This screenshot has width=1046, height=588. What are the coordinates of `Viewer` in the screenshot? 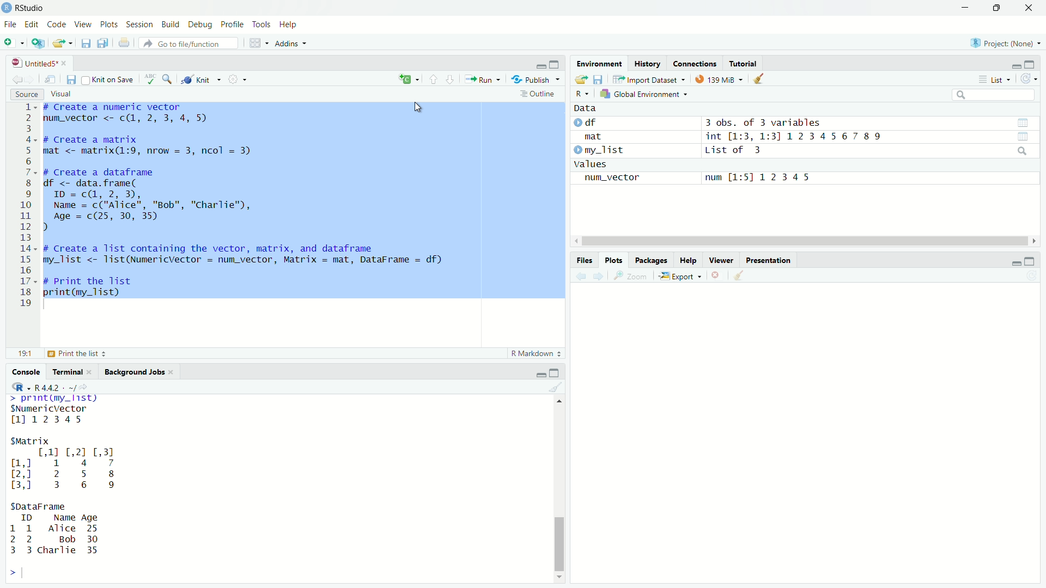 It's located at (722, 260).